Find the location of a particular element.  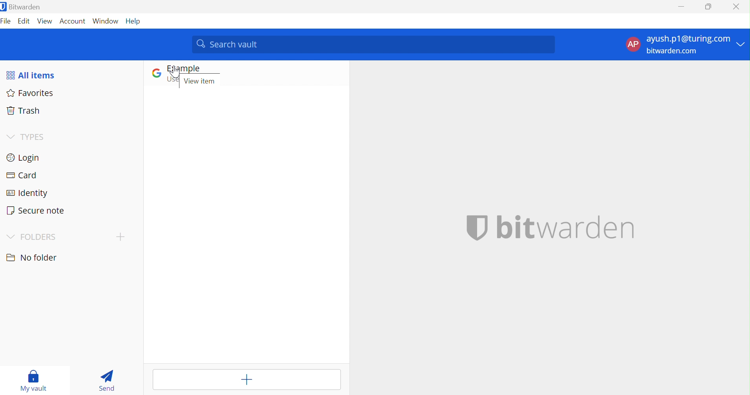

Send is located at coordinates (104, 379).